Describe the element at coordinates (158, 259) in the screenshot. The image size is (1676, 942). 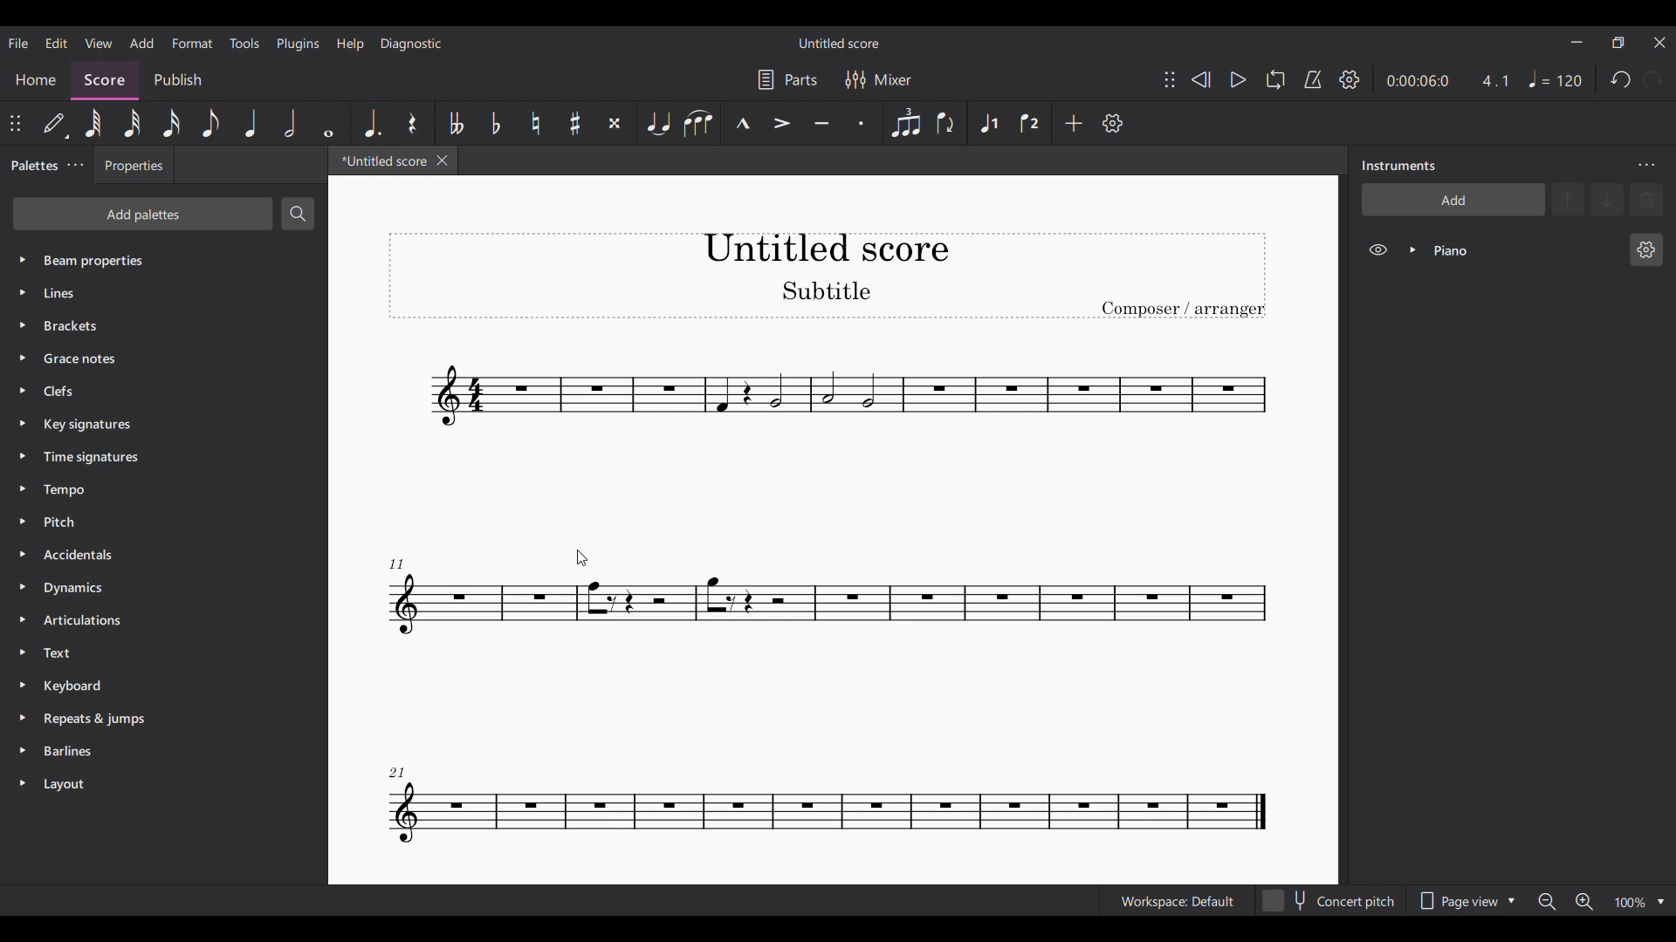
I see `Beam properties` at that location.